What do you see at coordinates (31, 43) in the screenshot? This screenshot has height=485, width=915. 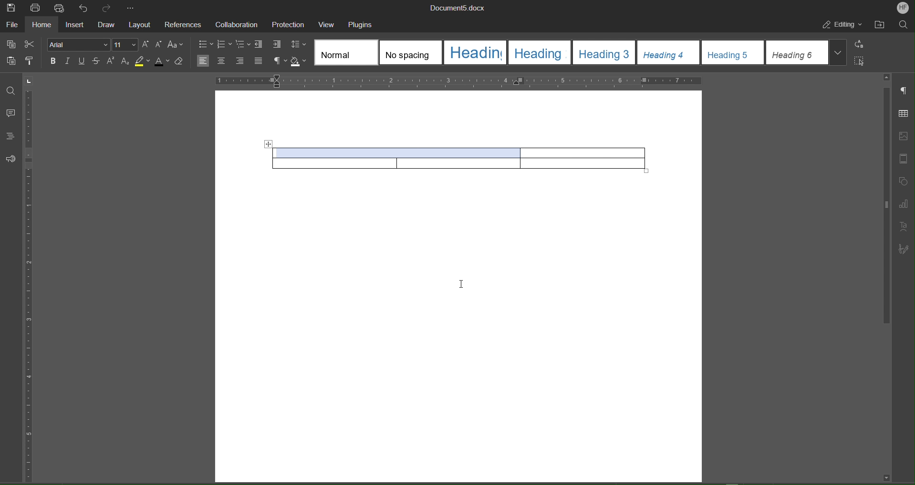 I see `Cut` at bounding box center [31, 43].